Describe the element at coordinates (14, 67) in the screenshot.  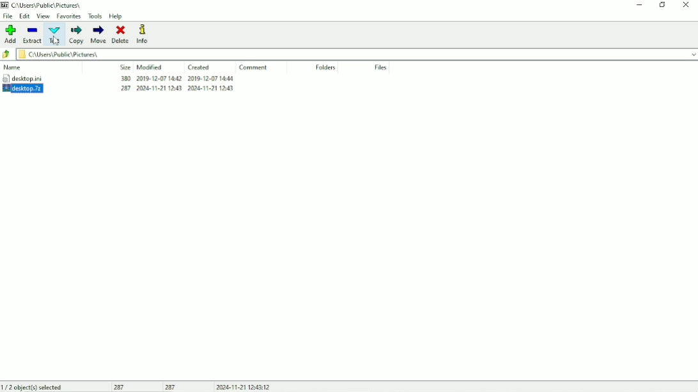
I see `Name` at that location.